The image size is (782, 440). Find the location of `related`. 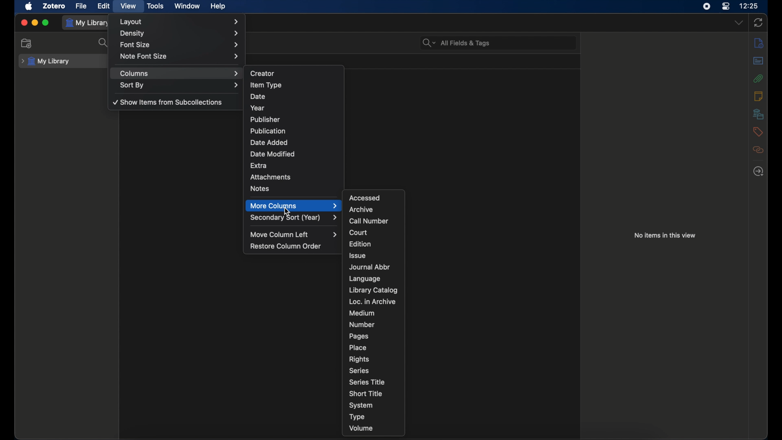

related is located at coordinates (758, 150).